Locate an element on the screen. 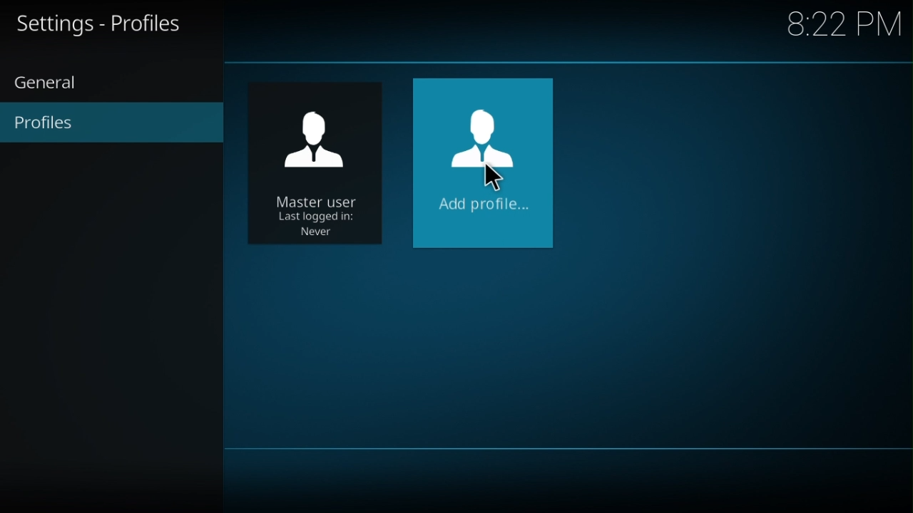 The height and width of the screenshot is (513, 913). time is located at coordinates (847, 21).